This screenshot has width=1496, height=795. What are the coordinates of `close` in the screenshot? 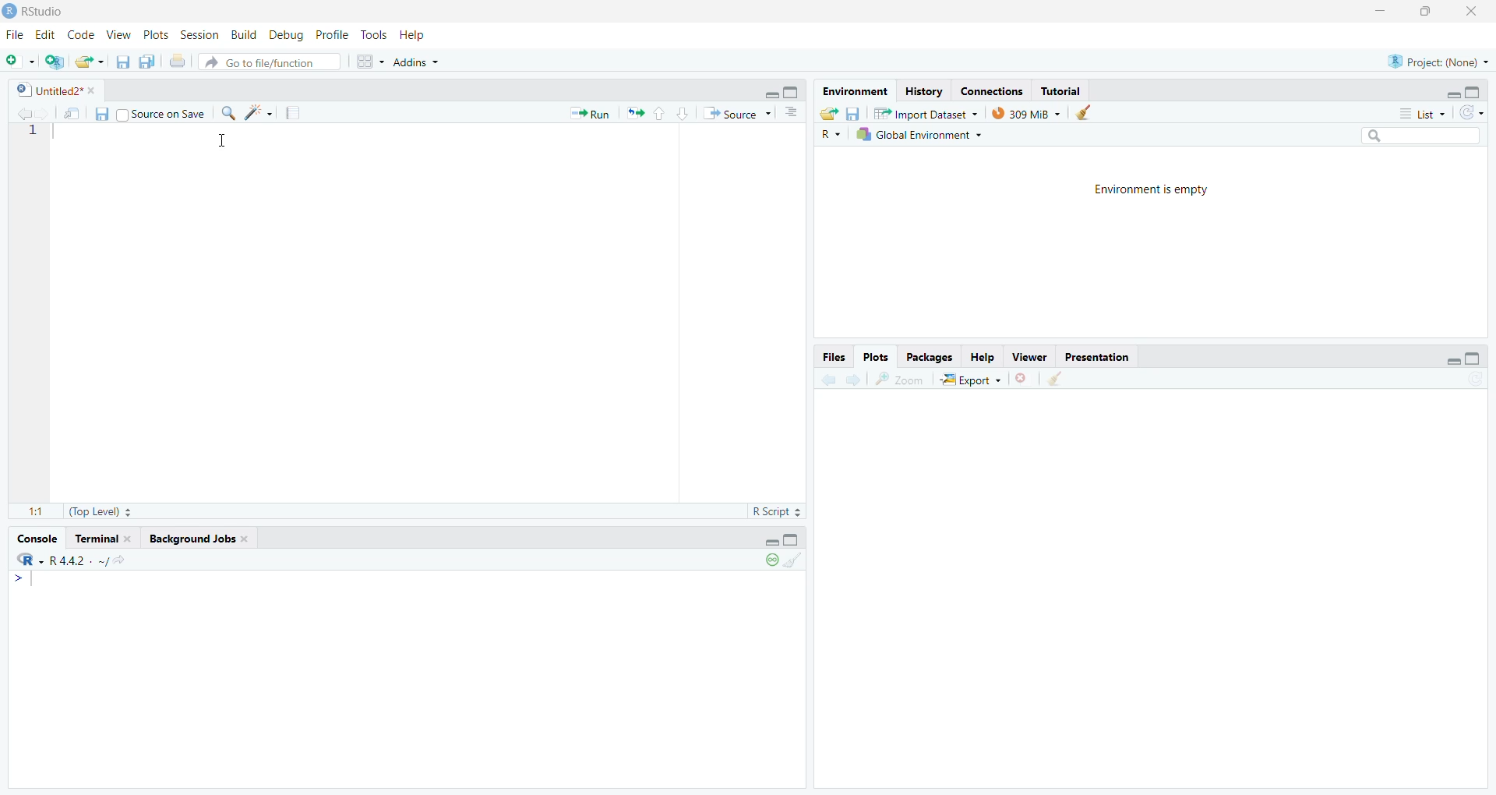 It's located at (1018, 382).